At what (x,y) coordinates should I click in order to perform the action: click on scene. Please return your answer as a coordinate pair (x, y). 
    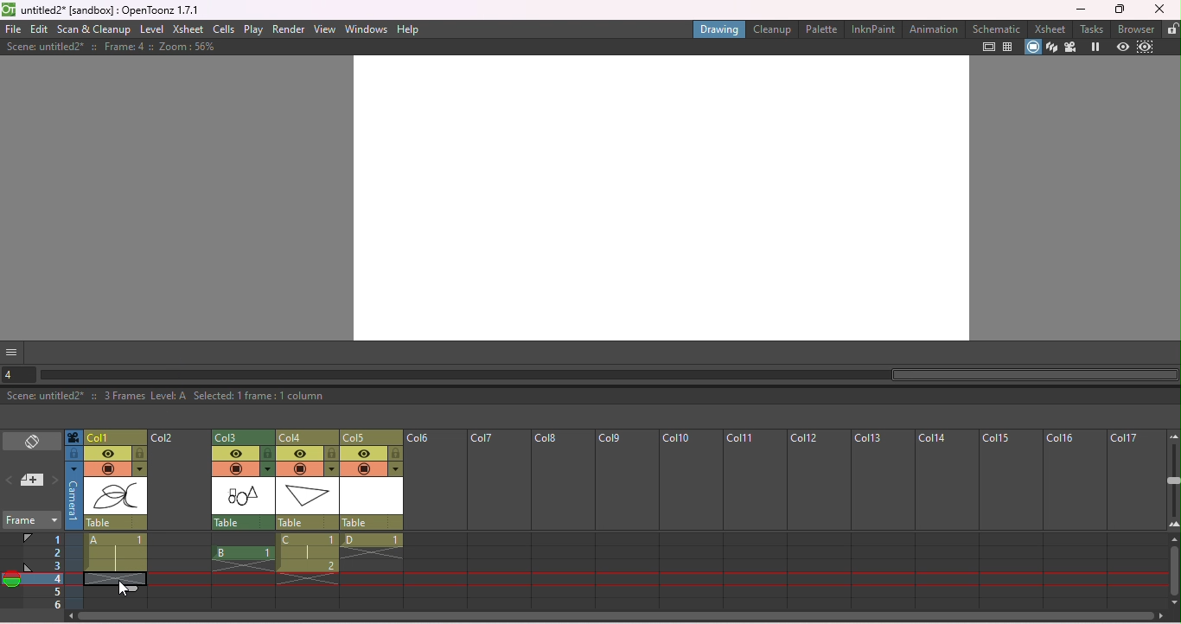
    Looking at the image, I should click on (373, 496).